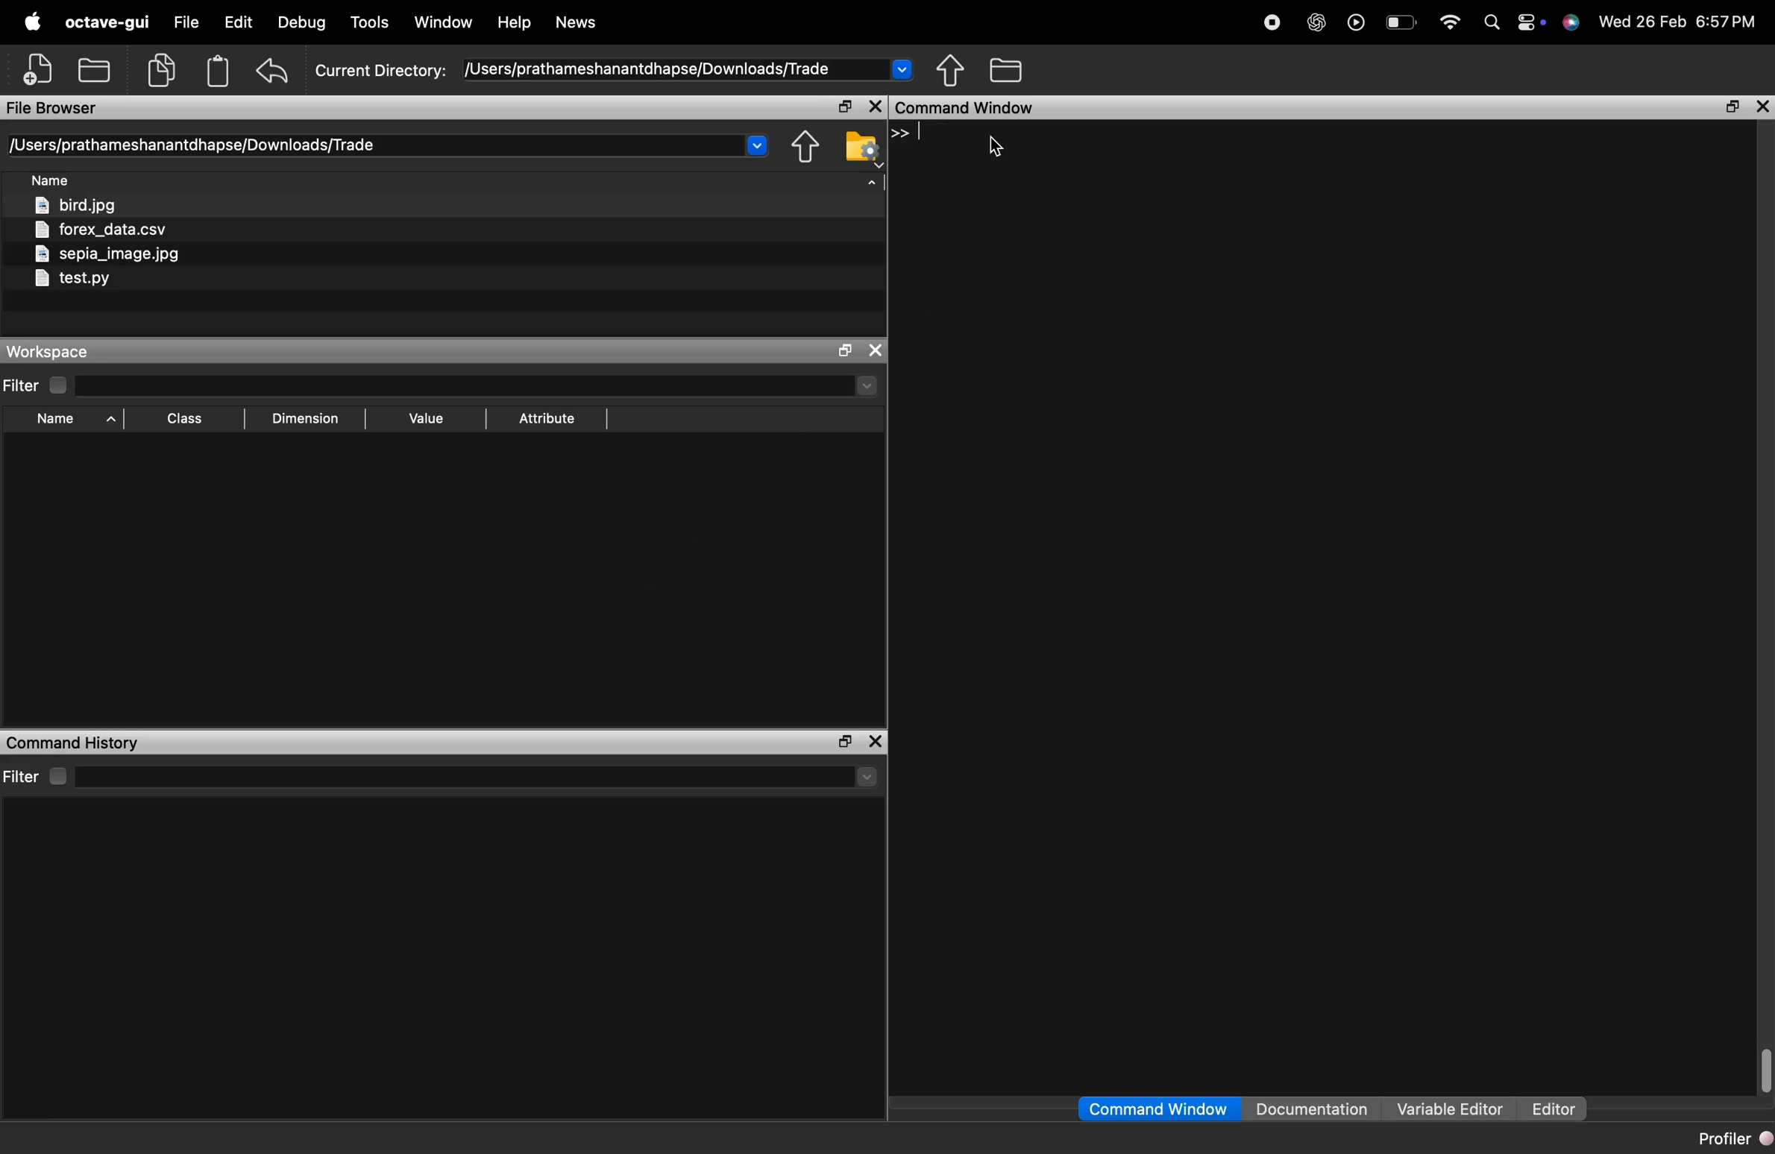  Describe the element at coordinates (1732, 107) in the screenshot. I see `maximize` at that location.